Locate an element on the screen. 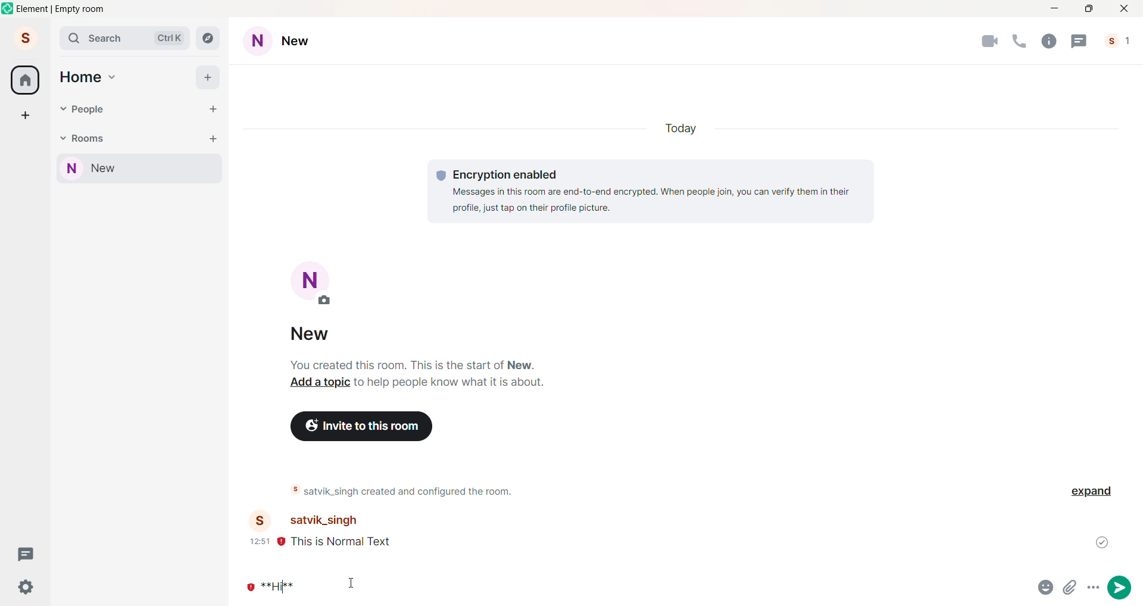 This screenshot has width=1143, height=606. Invite to this room is located at coordinates (363, 426).